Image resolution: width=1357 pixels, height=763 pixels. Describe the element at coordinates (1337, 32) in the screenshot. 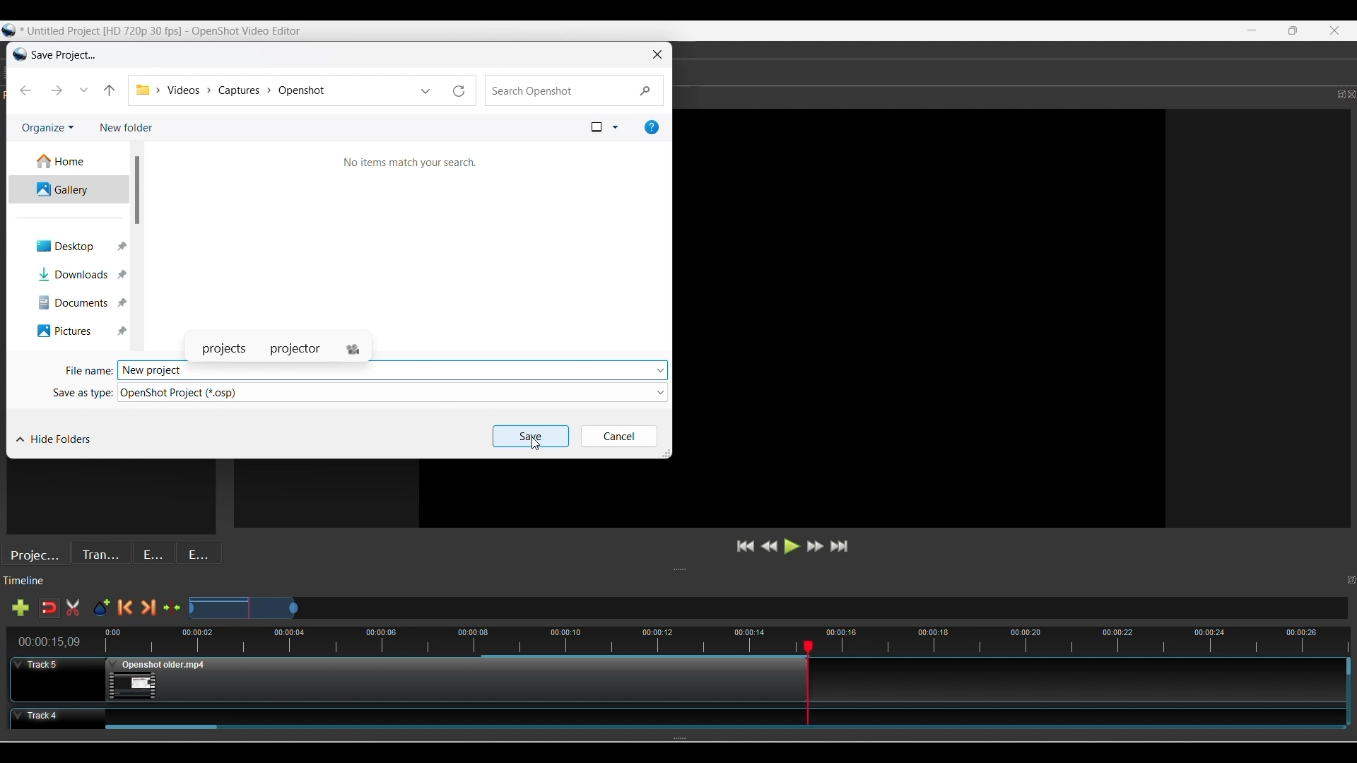

I see `Close` at that location.